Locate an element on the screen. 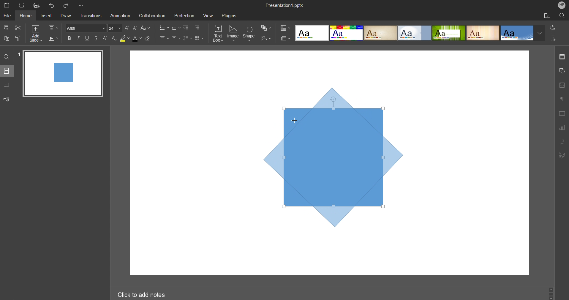 This screenshot has height=300, width=569. Account is located at coordinates (561, 6).